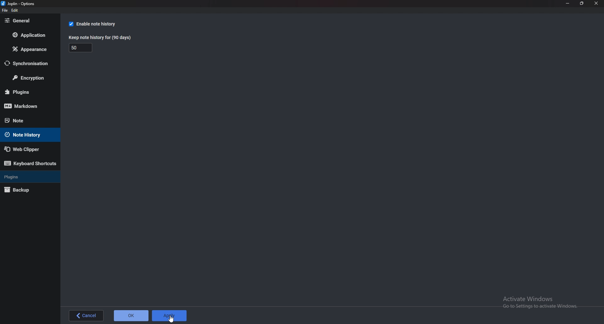  What do you see at coordinates (15, 10) in the screenshot?
I see `edit` at bounding box center [15, 10].